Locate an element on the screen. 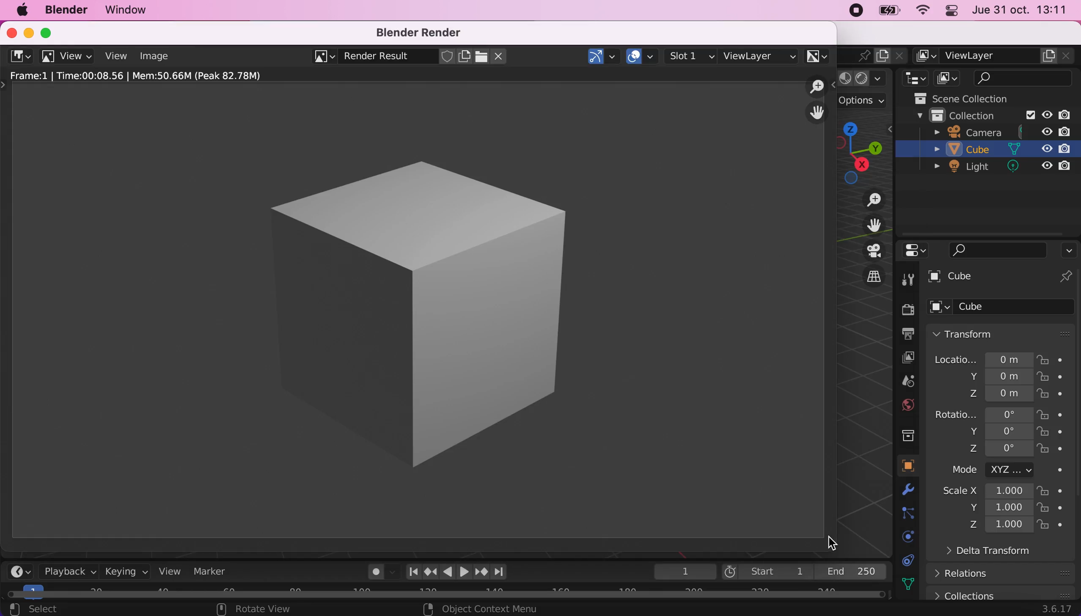 The height and width of the screenshot is (616, 1081). minimize is located at coordinates (26, 32).